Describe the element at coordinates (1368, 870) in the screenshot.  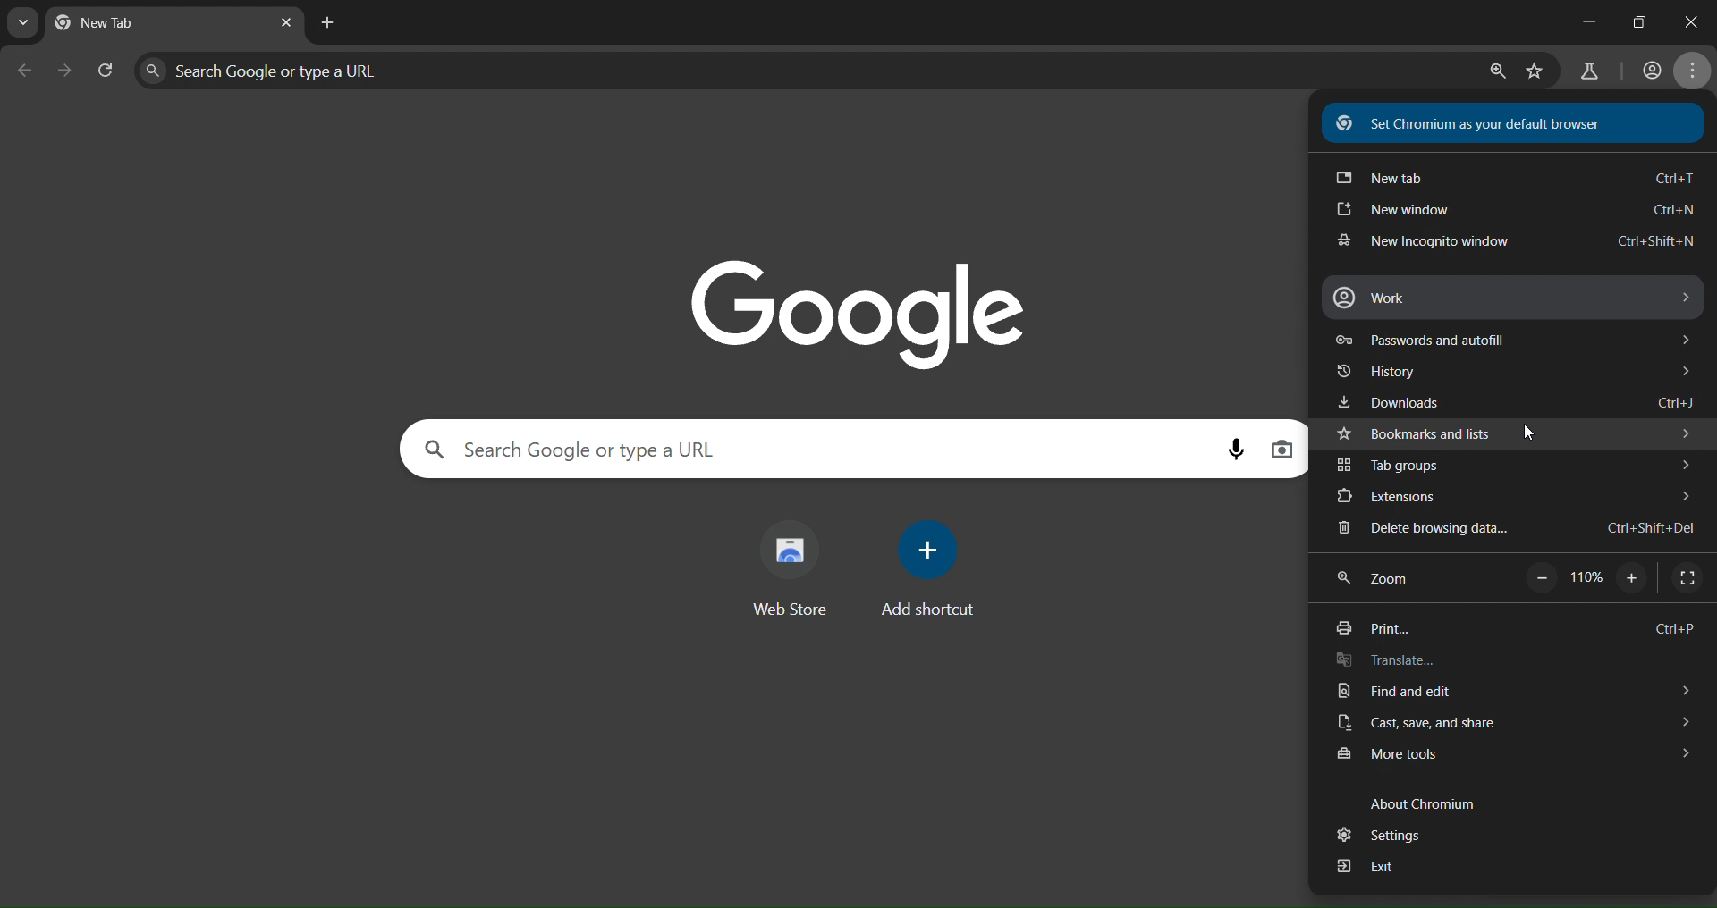
I see `exit` at that location.